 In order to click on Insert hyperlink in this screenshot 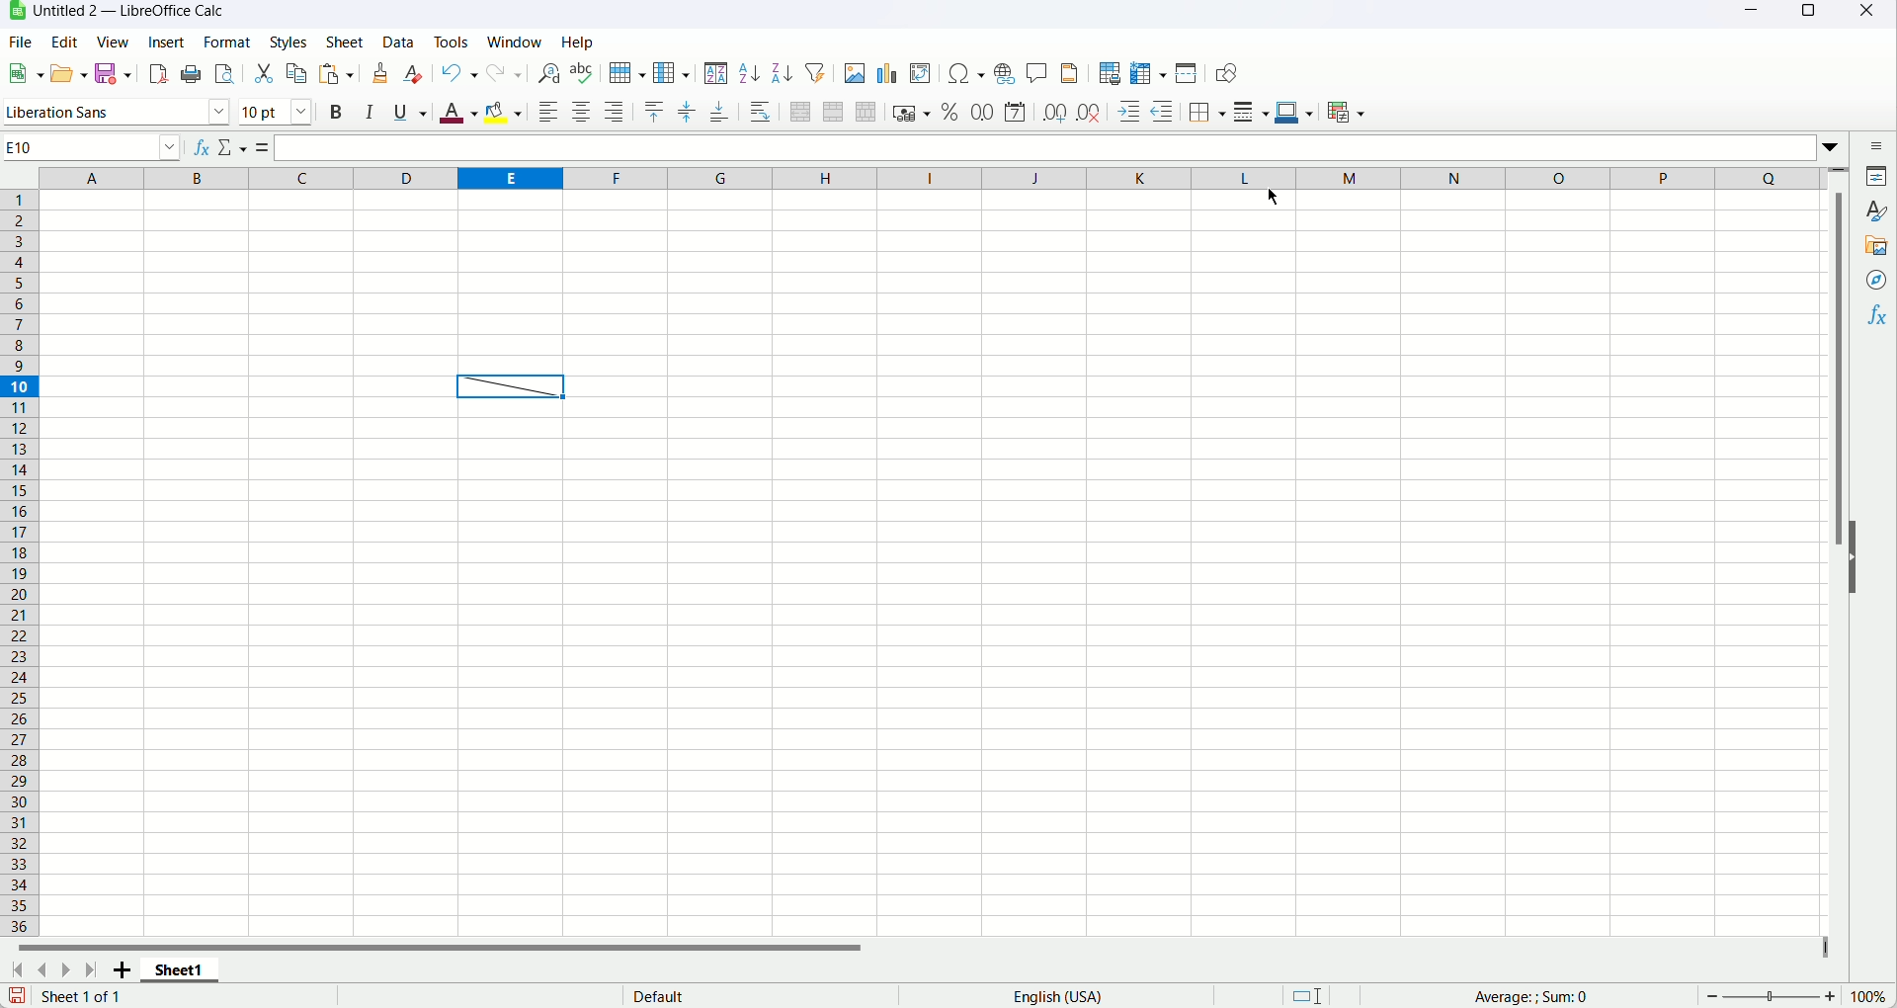, I will do `click(1007, 74)`.